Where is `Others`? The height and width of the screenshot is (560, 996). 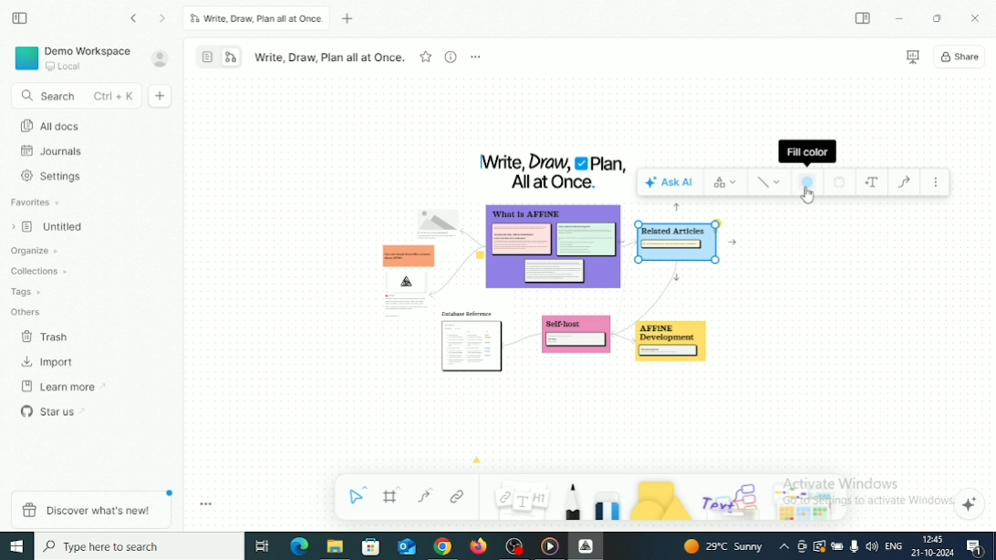
Others is located at coordinates (732, 498).